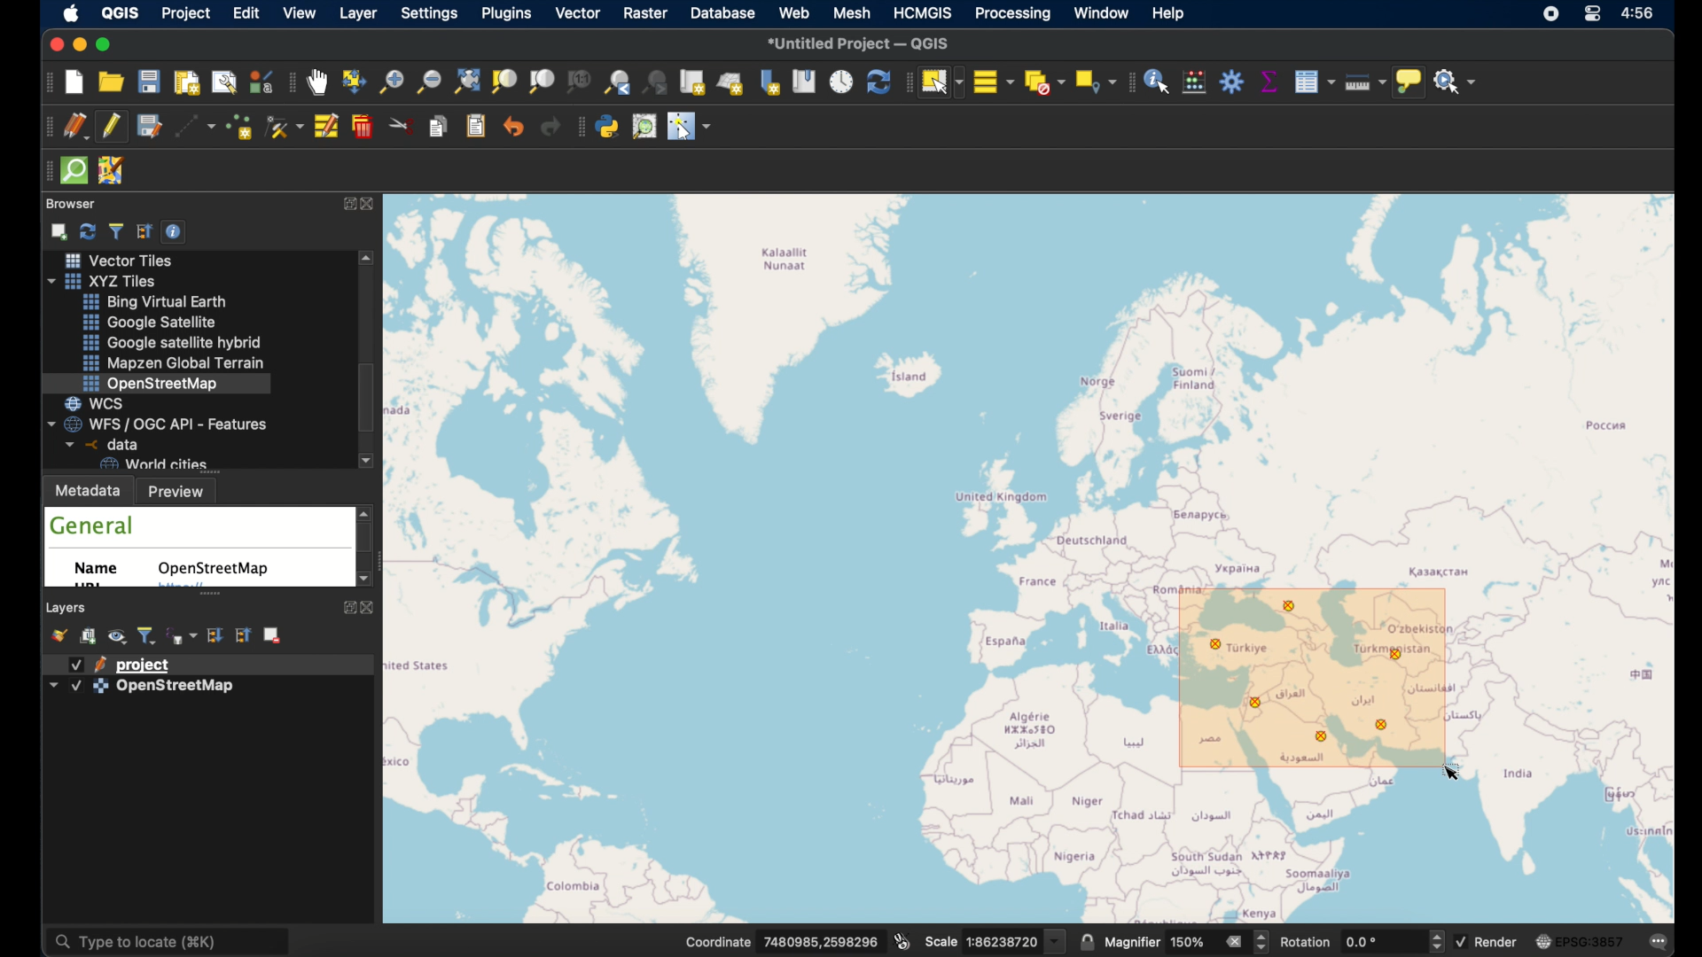 The width and height of the screenshot is (1702, 957). I want to click on preview, so click(182, 491).